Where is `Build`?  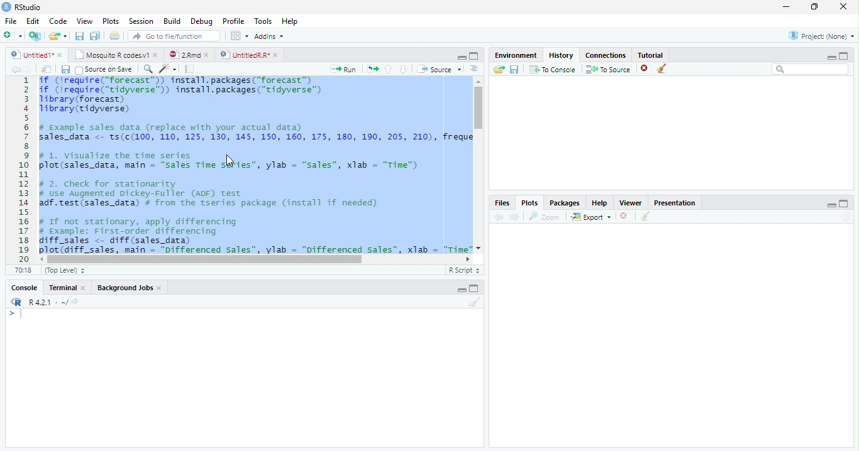 Build is located at coordinates (172, 21).